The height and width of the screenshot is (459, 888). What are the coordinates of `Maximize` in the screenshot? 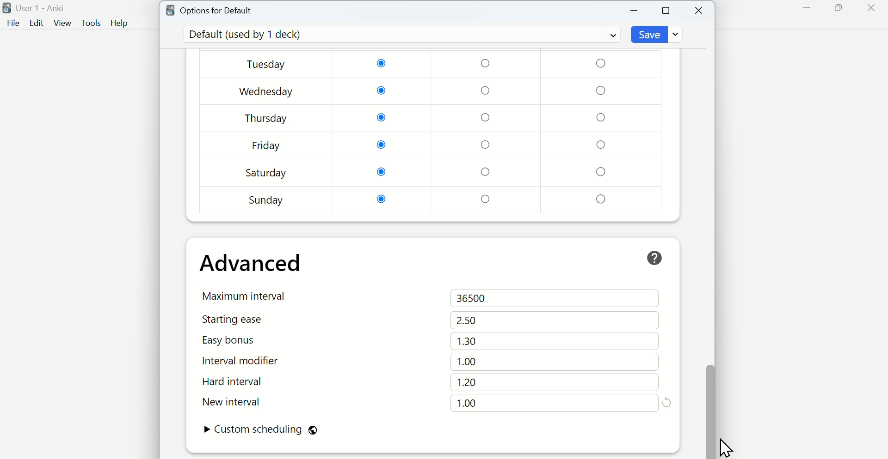 It's located at (838, 8).